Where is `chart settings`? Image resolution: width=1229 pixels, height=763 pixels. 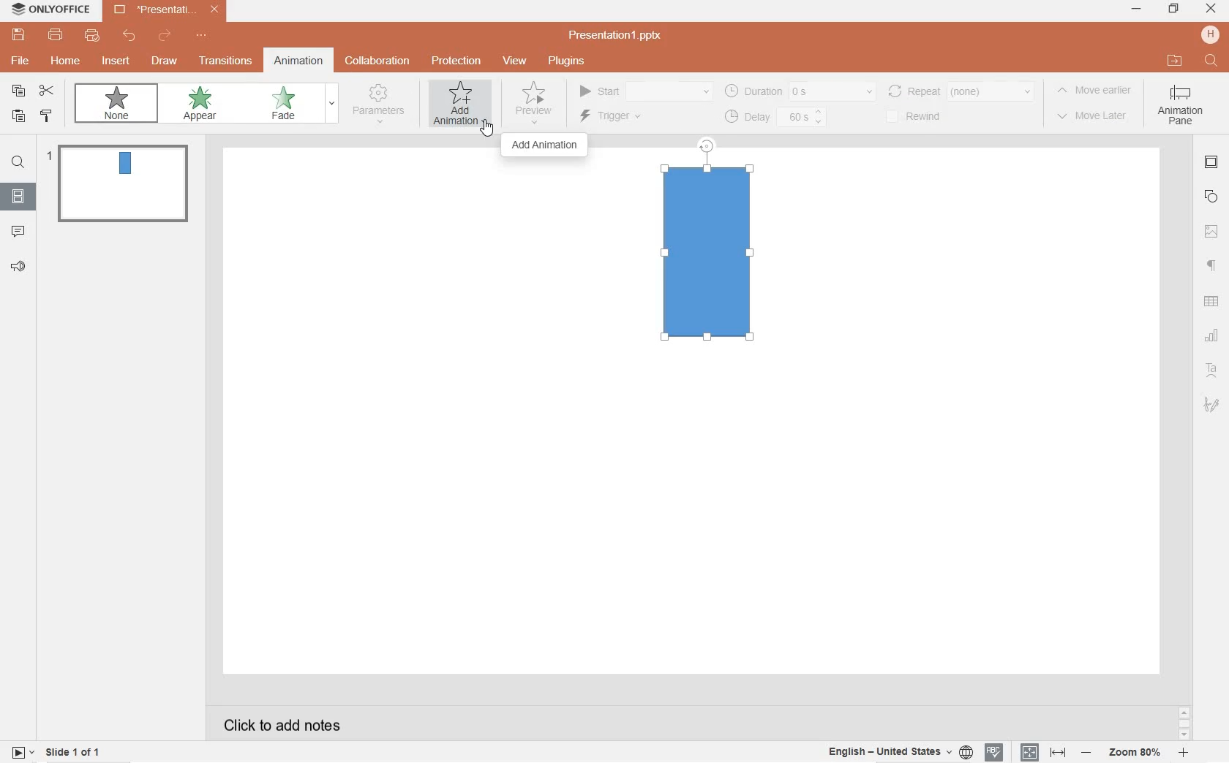
chart settings is located at coordinates (1213, 335).